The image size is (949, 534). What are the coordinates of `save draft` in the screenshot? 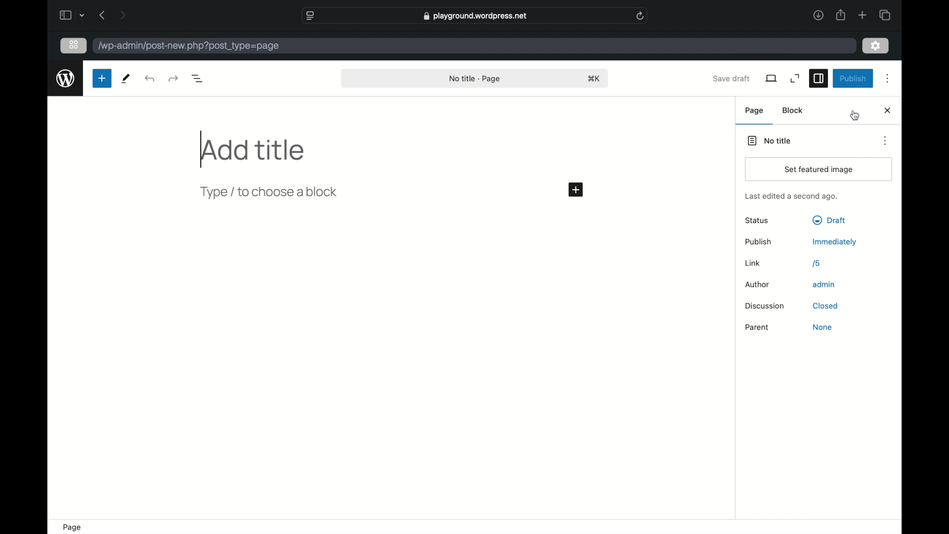 It's located at (732, 78).